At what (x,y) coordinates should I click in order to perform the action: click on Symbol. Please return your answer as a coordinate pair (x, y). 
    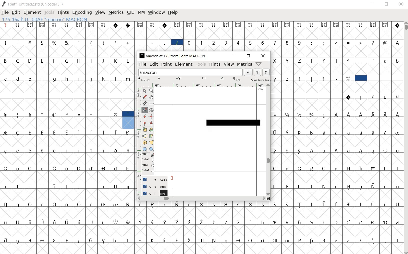
    Looking at the image, I should click on (91, 186).